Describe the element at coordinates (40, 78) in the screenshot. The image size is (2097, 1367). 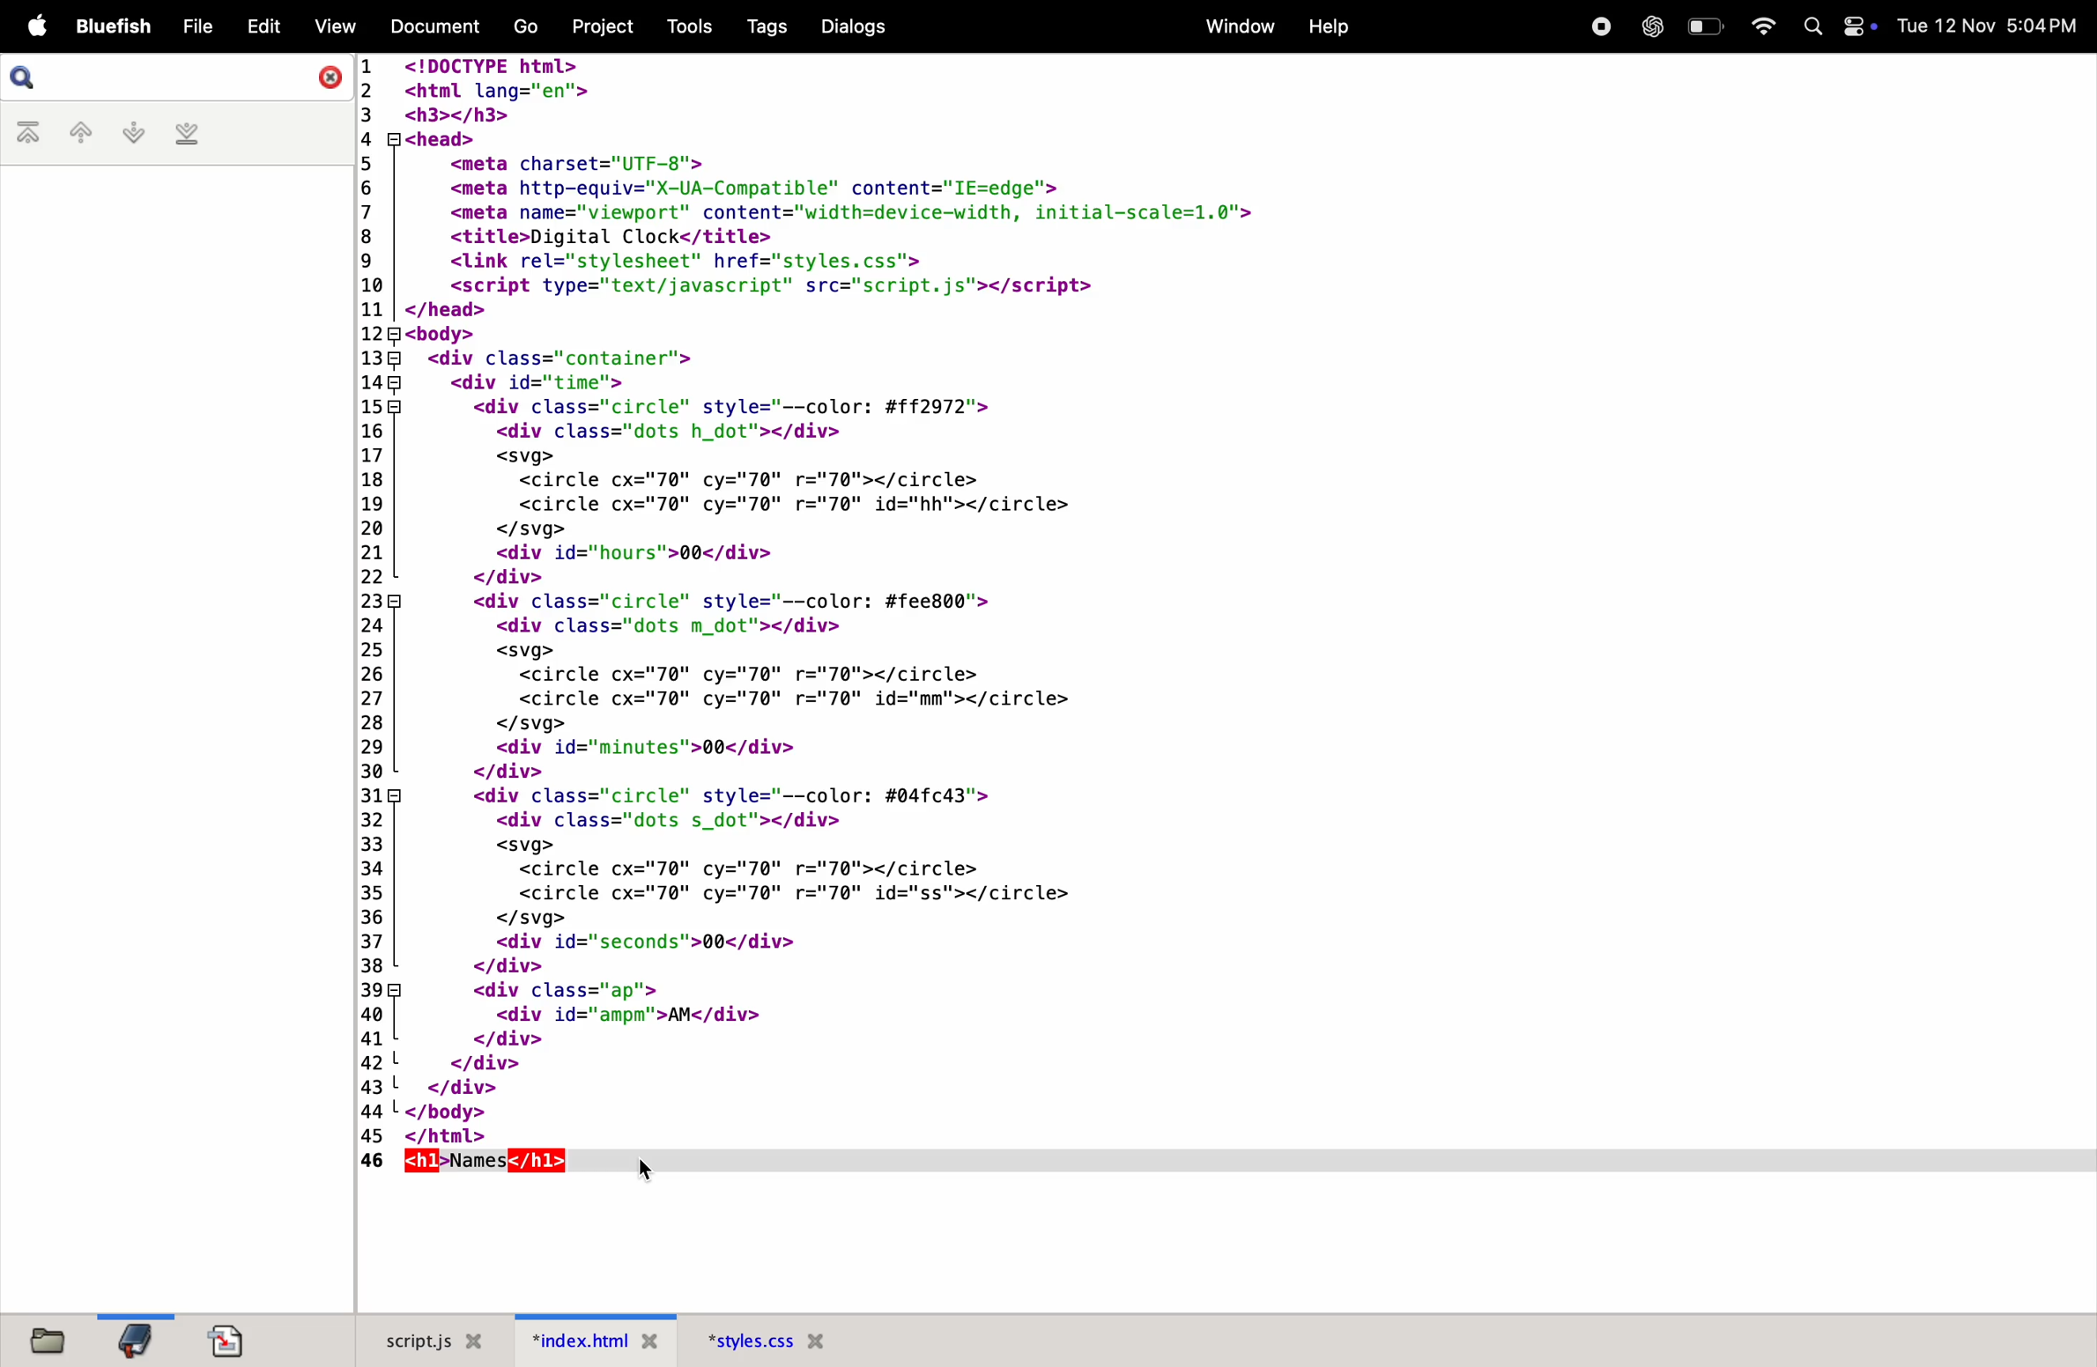
I see `search` at that location.